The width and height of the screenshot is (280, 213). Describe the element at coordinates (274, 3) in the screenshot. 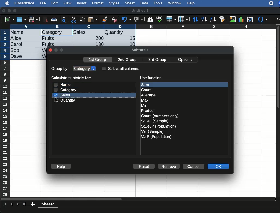

I see `extensions` at that location.